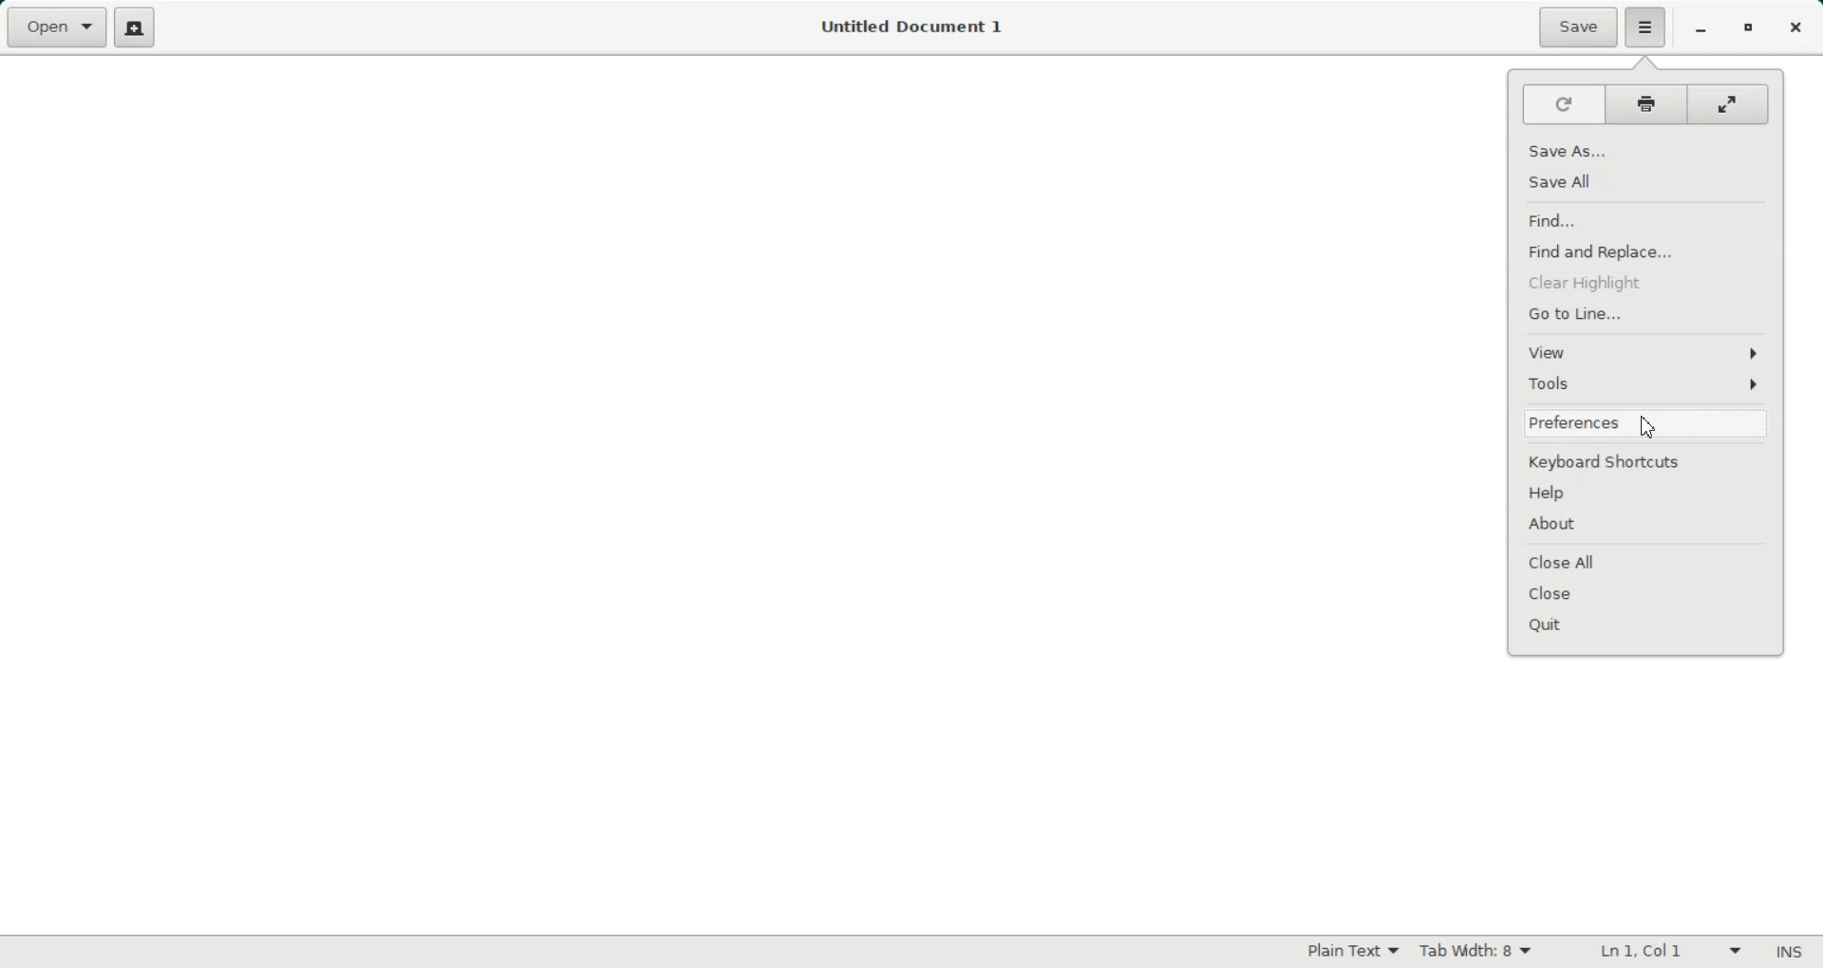 Image resolution: width=1823 pixels, height=968 pixels. What do you see at coordinates (1646, 461) in the screenshot?
I see `Keyboard Shortcuts` at bounding box center [1646, 461].